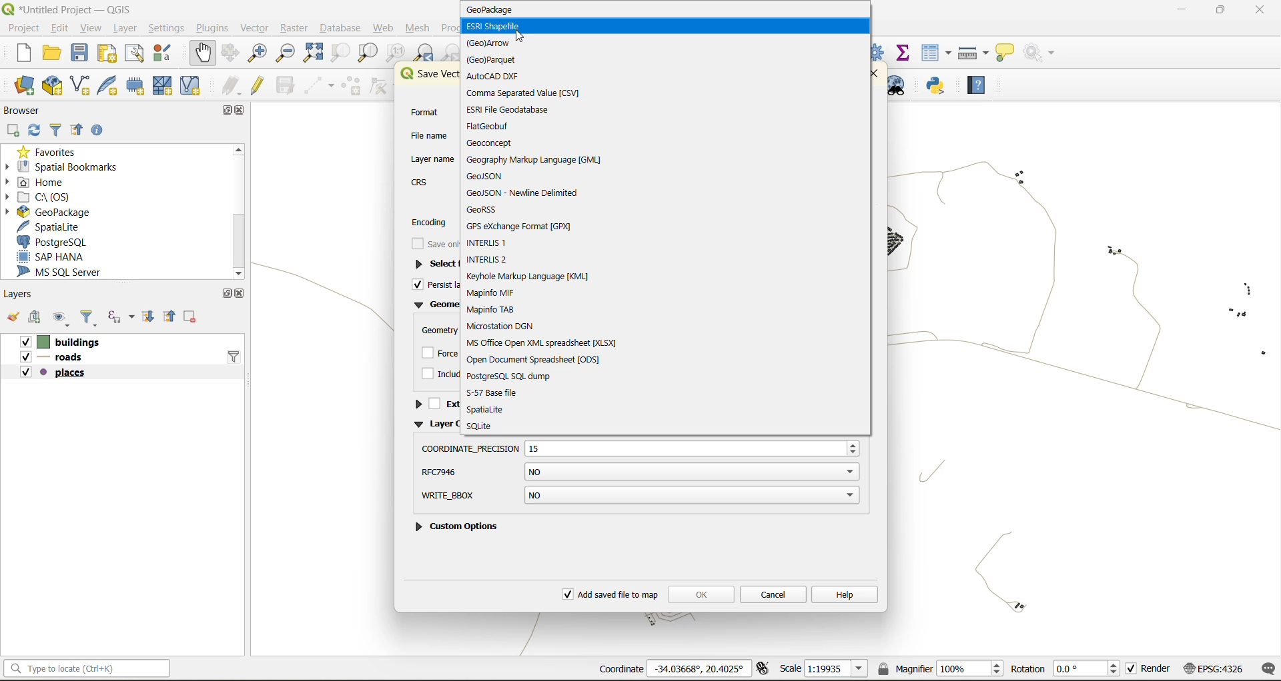  What do you see at coordinates (640, 496) in the screenshot?
I see `write bbox` at bounding box center [640, 496].